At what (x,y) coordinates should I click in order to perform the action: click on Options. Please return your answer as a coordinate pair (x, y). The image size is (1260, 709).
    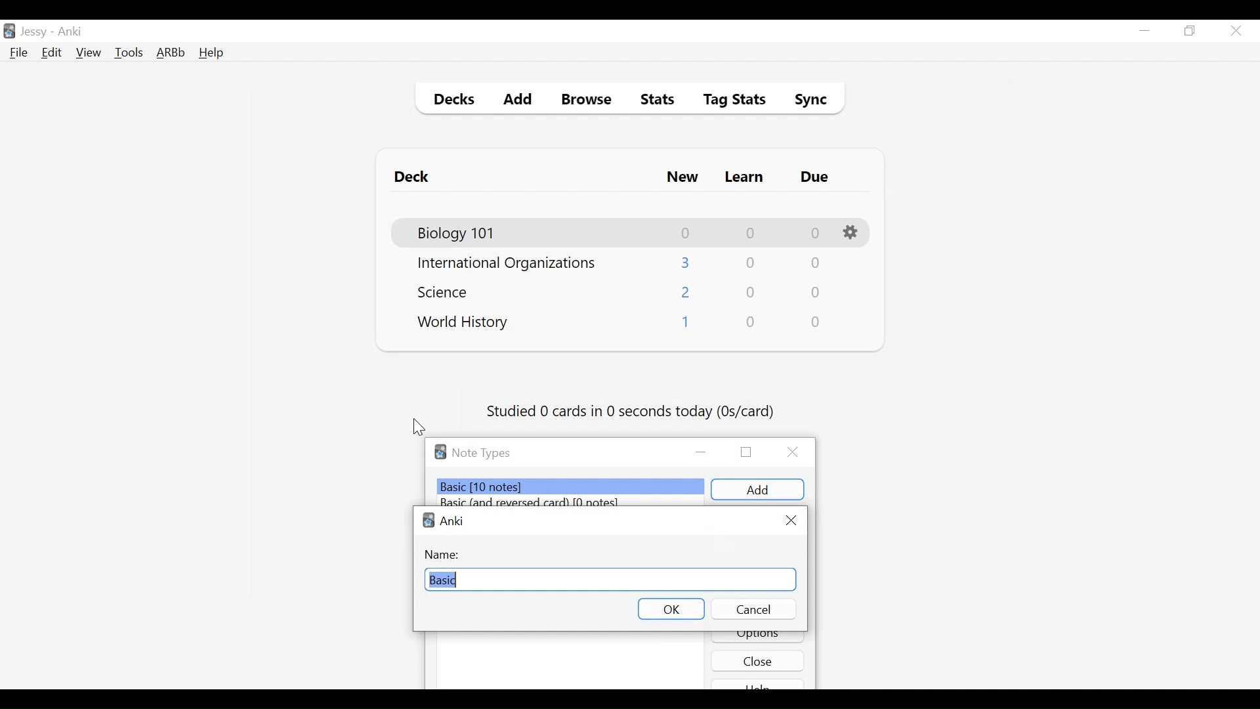
    Looking at the image, I should click on (852, 233).